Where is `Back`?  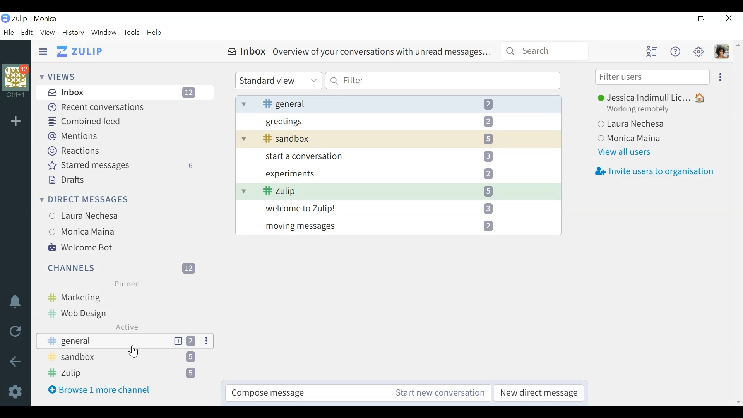 Back is located at coordinates (15, 362).